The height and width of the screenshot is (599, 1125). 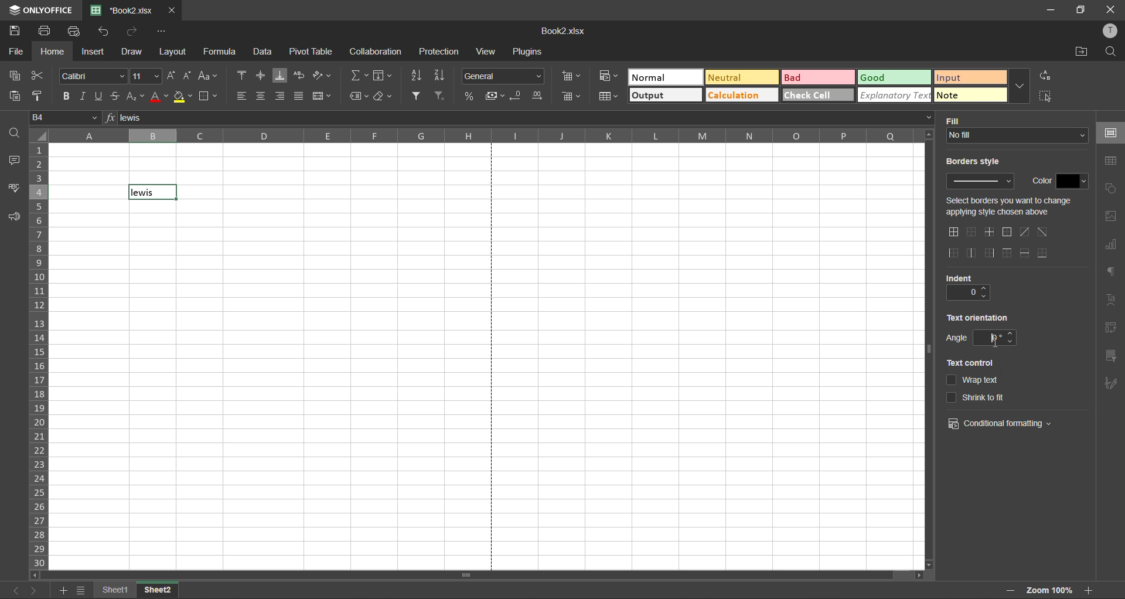 What do you see at coordinates (969, 96) in the screenshot?
I see `note` at bounding box center [969, 96].